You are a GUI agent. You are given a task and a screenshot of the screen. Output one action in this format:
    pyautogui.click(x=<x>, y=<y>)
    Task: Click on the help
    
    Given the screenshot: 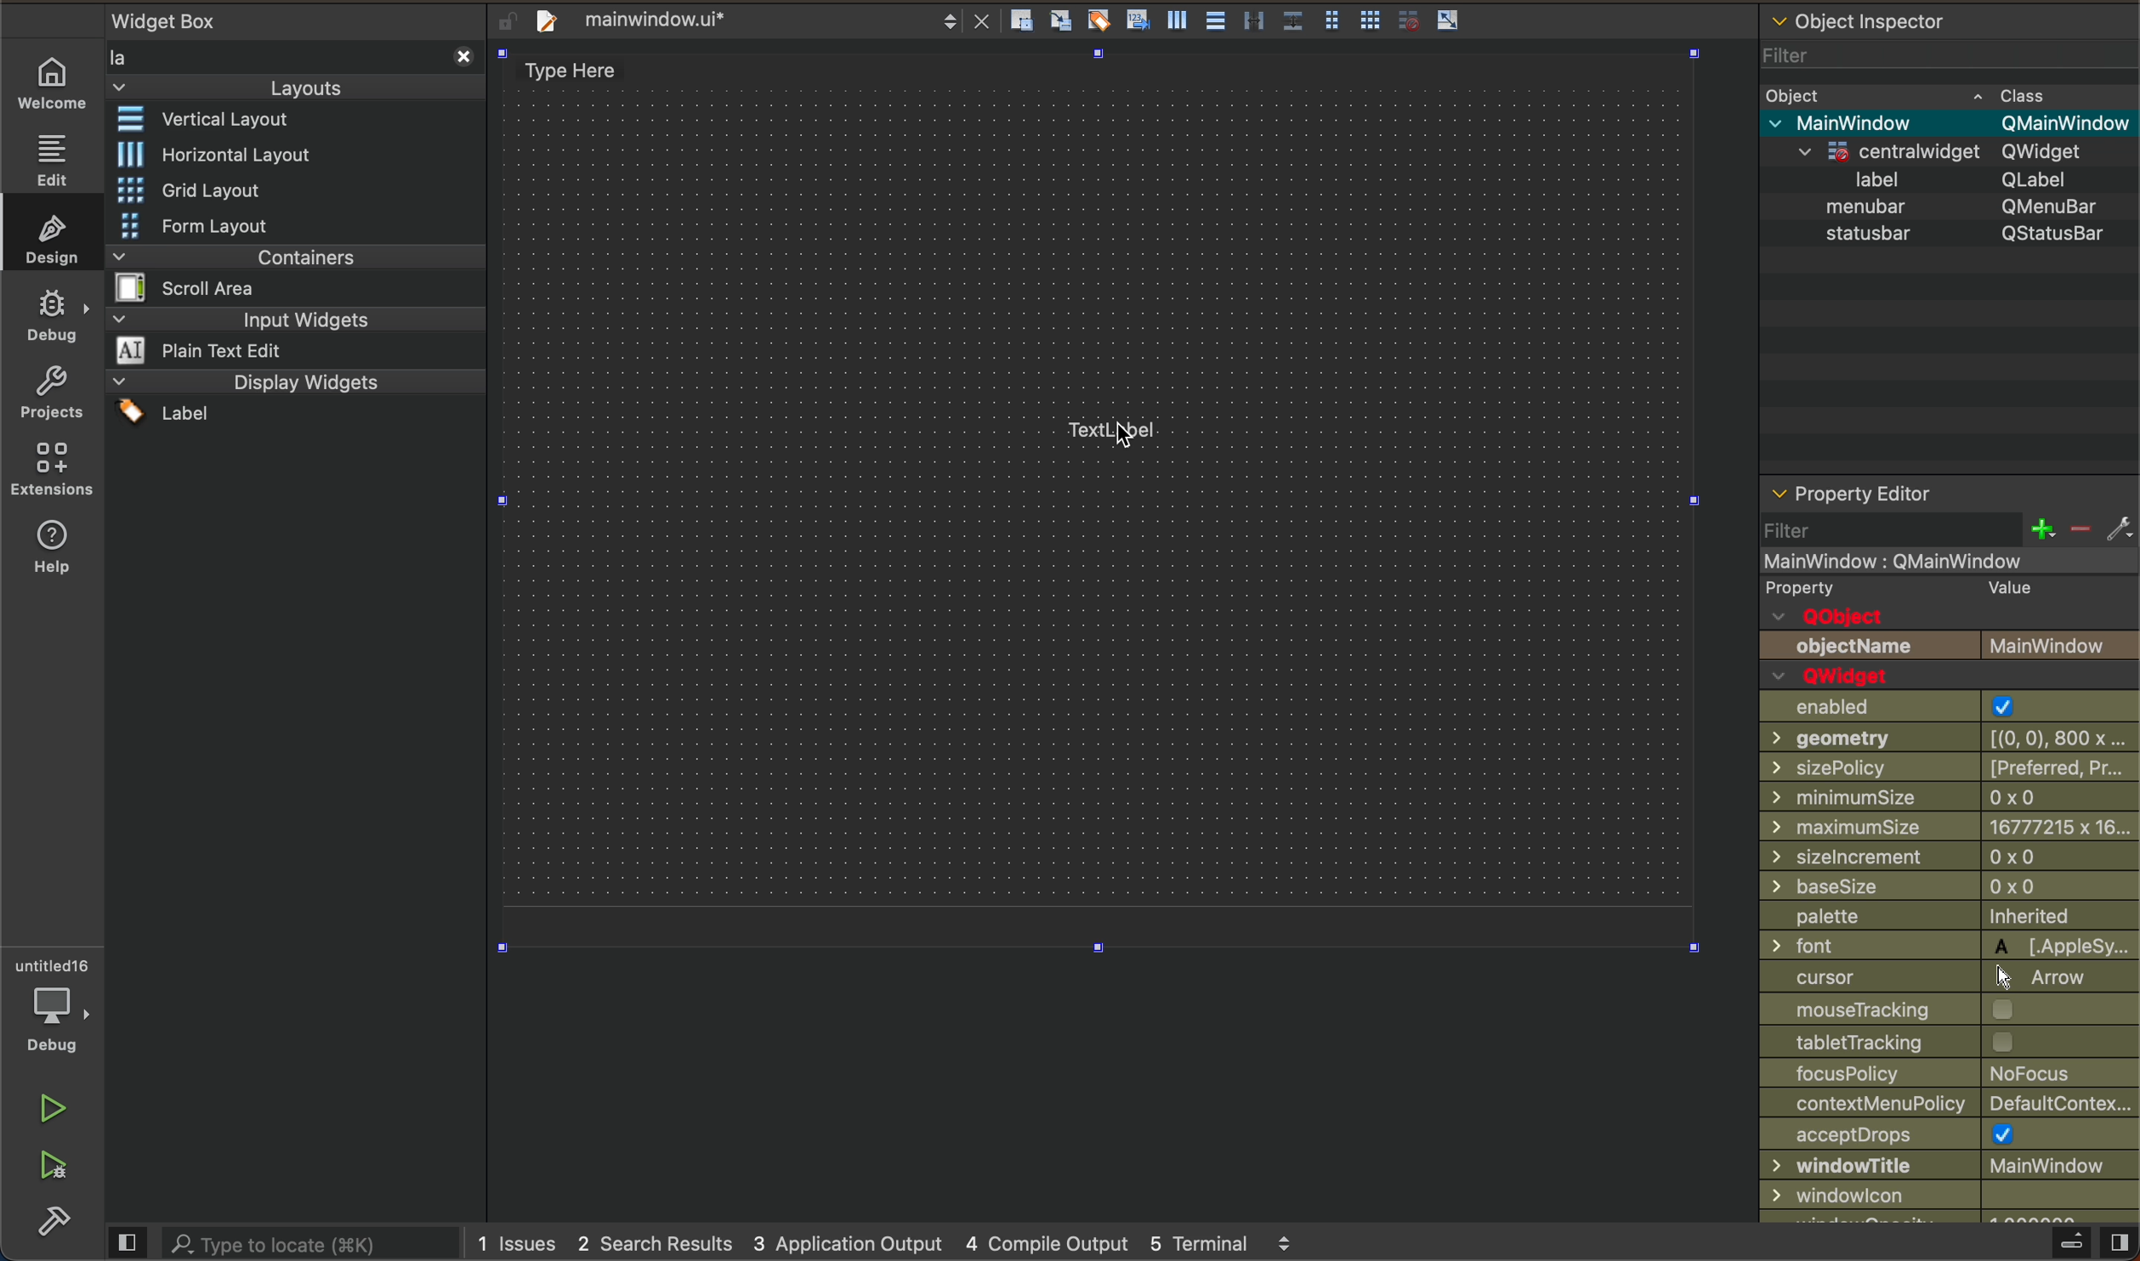 What is the action you would take?
    pyautogui.click(x=48, y=549)
    